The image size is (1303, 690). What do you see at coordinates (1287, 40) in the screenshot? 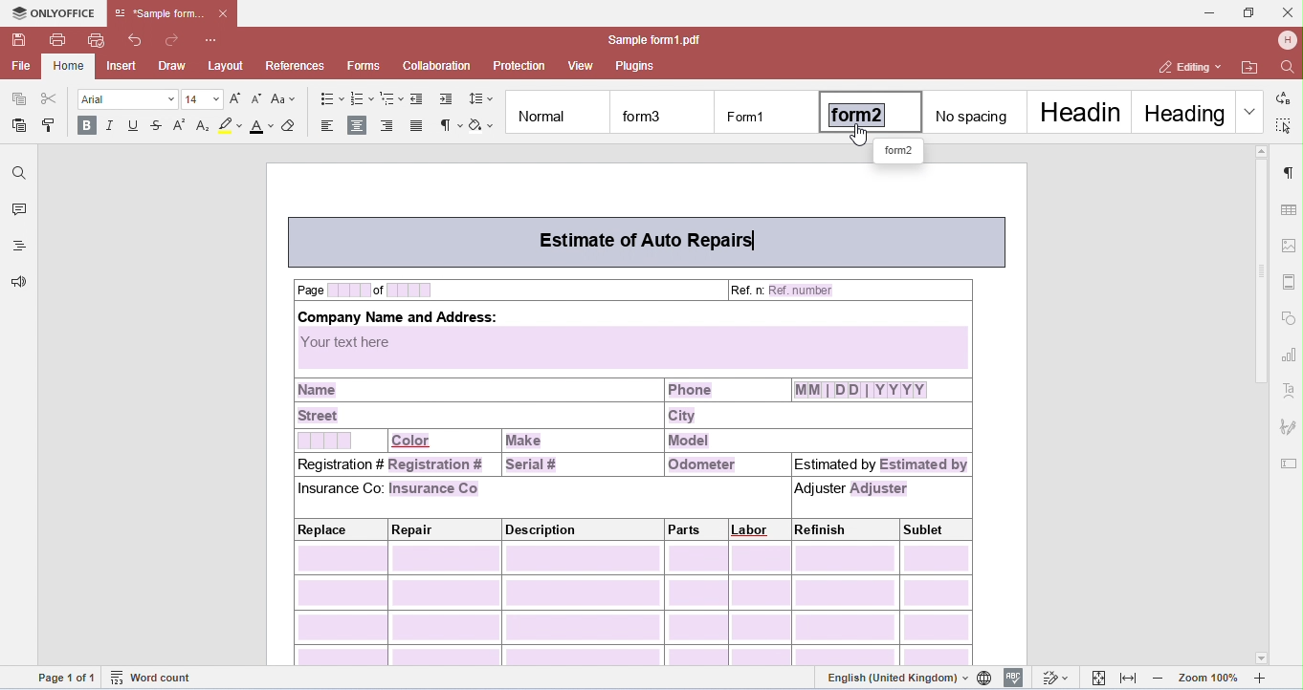
I see `account` at bounding box center [1287, 40].